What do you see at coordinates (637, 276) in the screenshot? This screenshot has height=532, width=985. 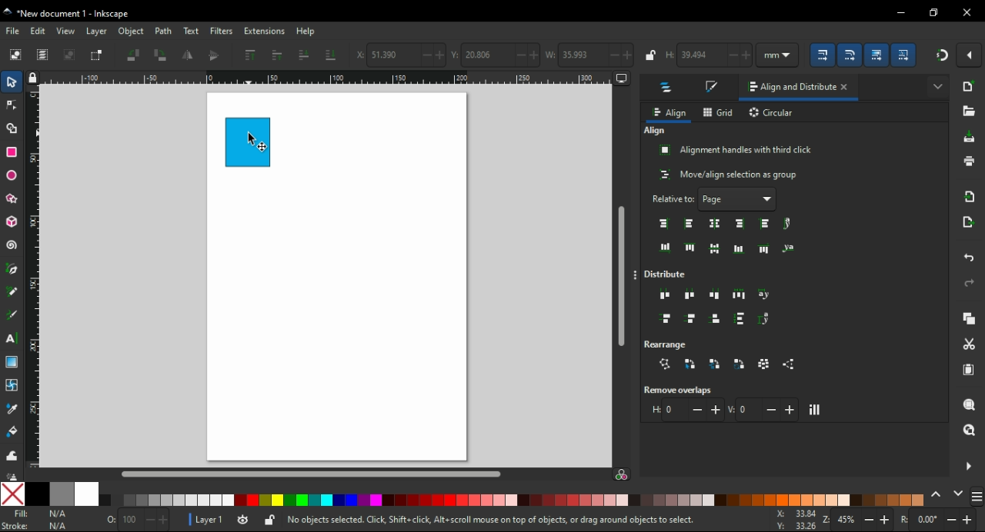 I see `options` at bounding box center [637, 276].